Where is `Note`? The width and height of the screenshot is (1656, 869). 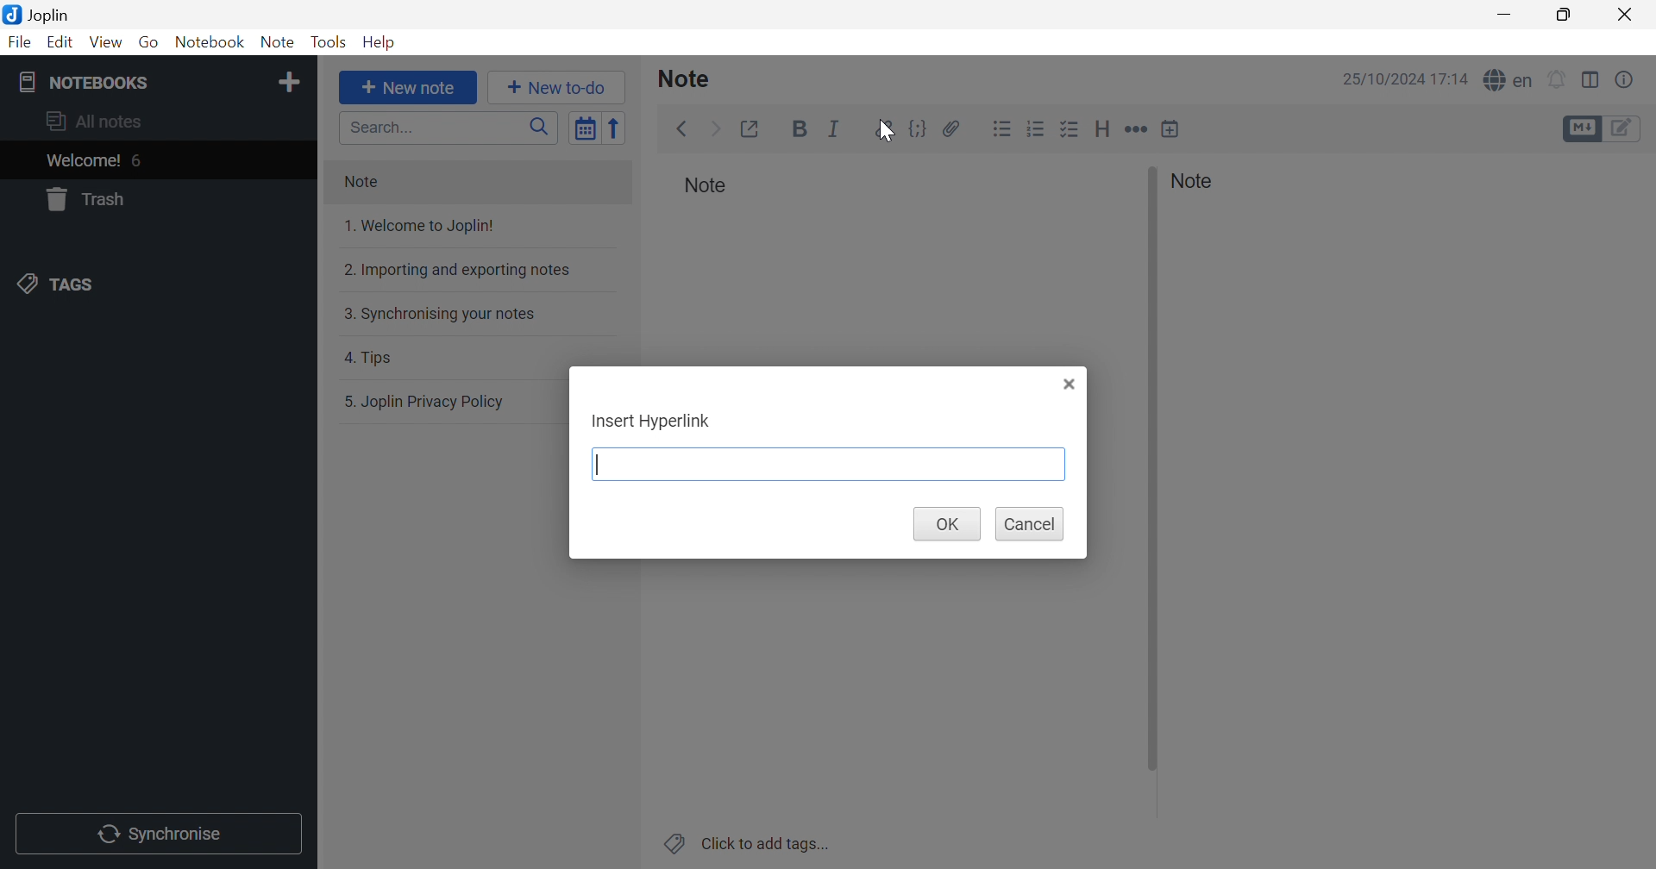
Note is located at coordinates (1198, 181).